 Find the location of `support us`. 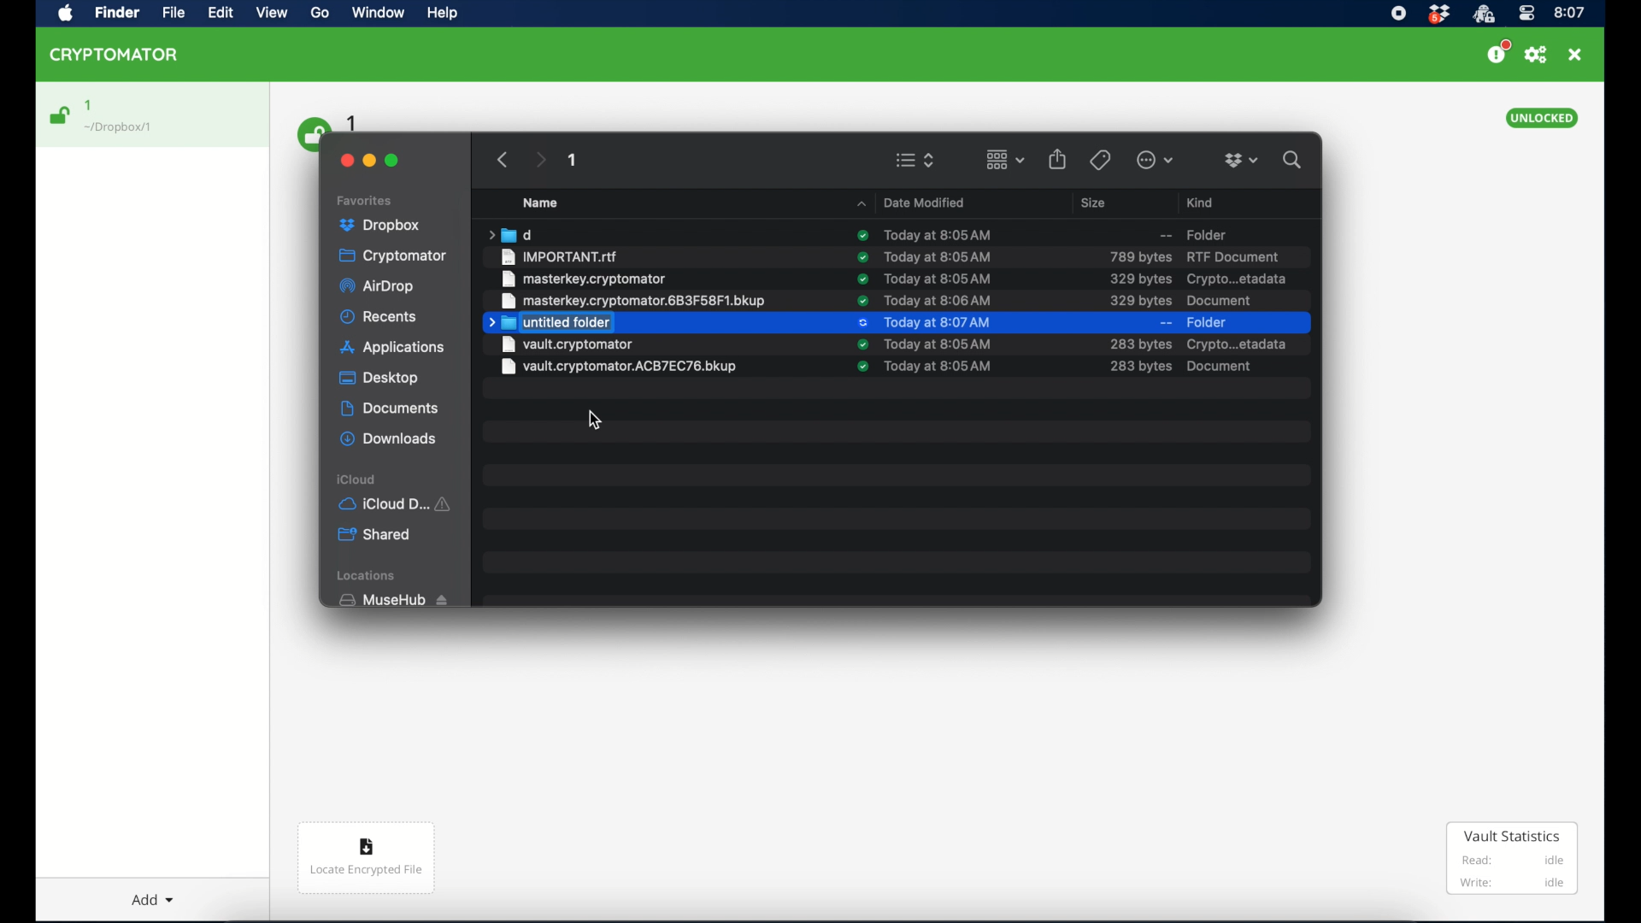

support us is located at coordinates (1497, 52).